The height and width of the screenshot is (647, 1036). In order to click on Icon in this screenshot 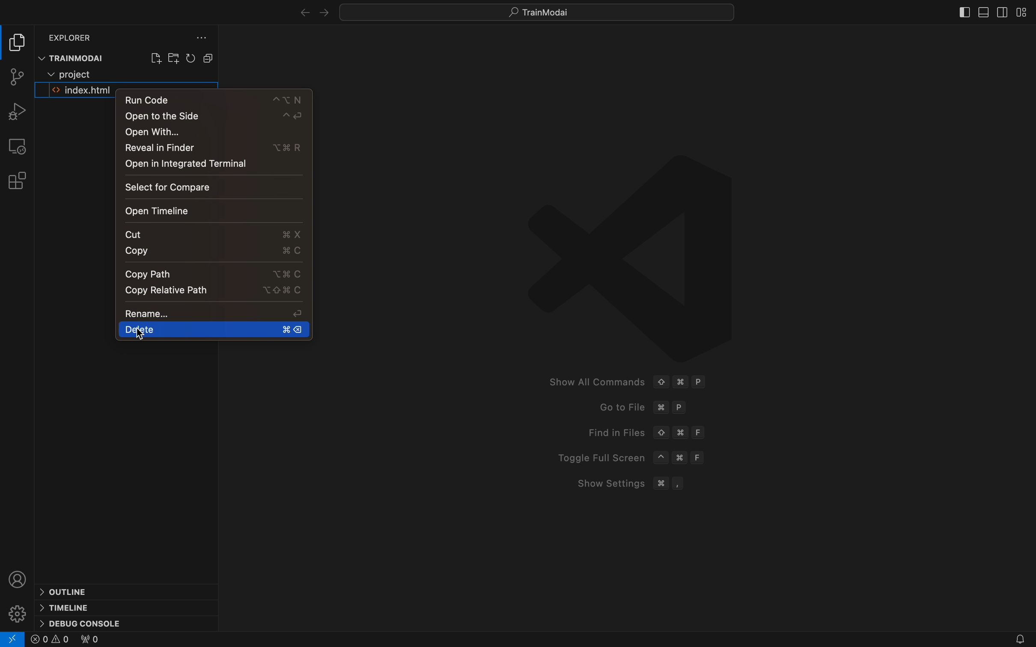, I will do `click(628, 243)`.